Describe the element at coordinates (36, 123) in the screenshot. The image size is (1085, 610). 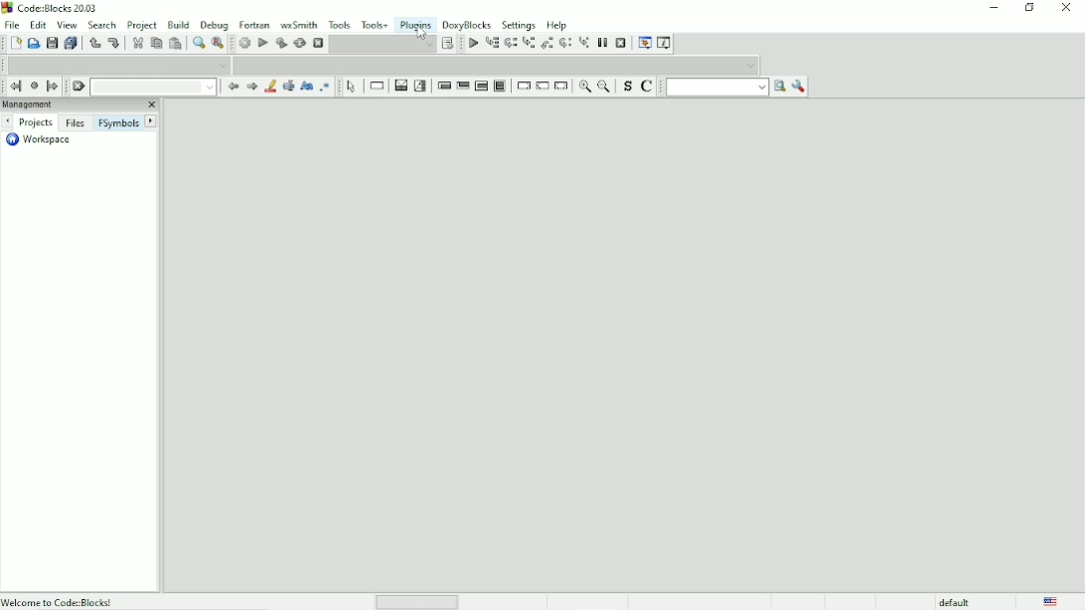
I see `Projects` at that location.